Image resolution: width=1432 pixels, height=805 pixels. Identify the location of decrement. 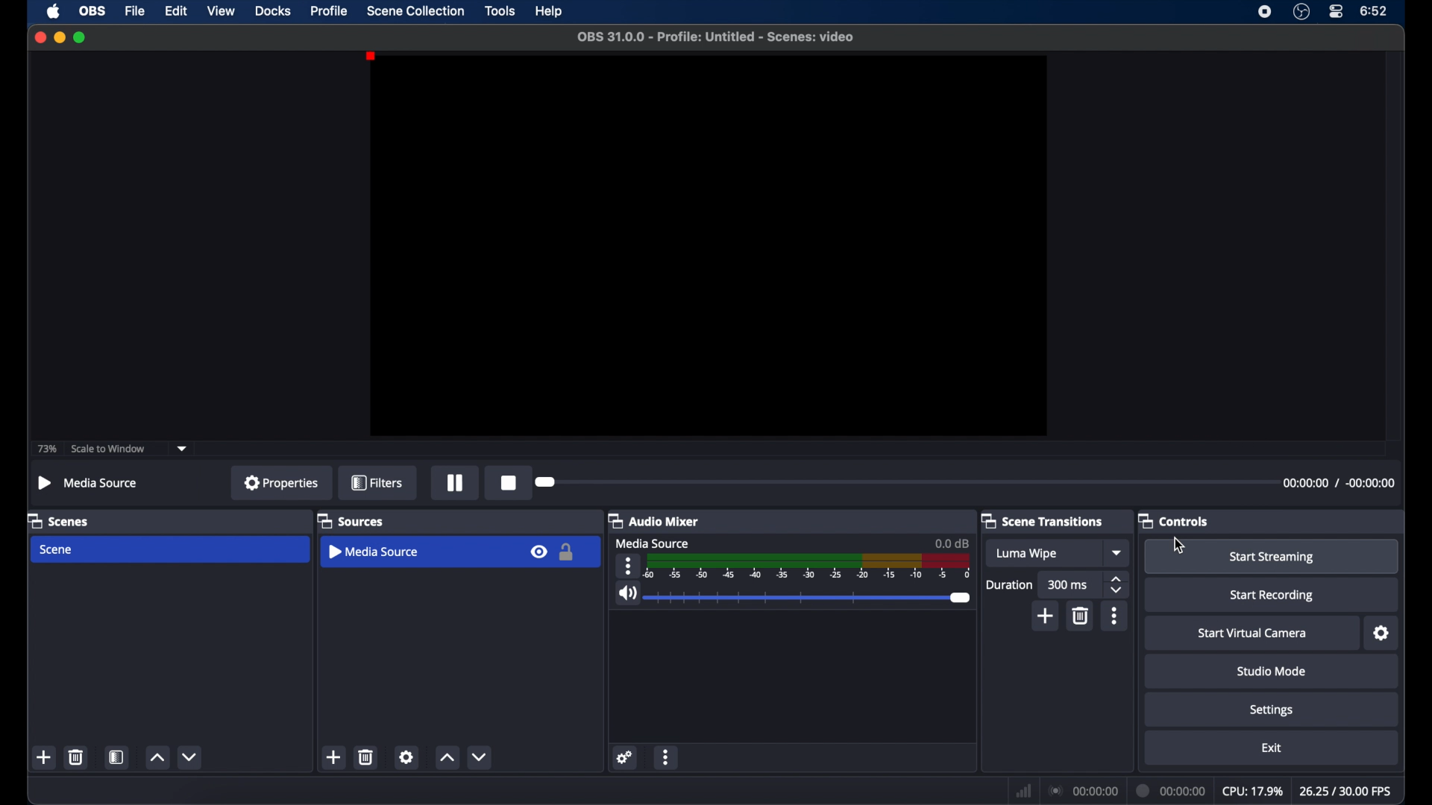
(480, 757).